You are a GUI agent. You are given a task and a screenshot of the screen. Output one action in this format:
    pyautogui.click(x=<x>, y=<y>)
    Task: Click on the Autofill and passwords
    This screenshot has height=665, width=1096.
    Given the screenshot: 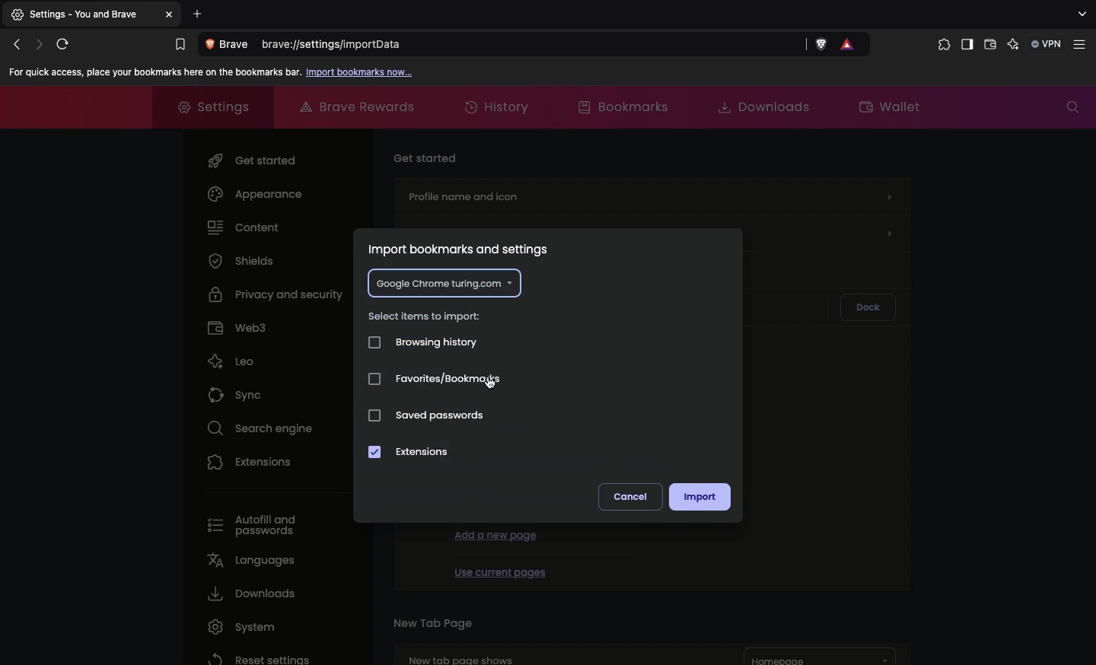 What is the action you would take?
    pyautogui.click(x=258, y=527)
    